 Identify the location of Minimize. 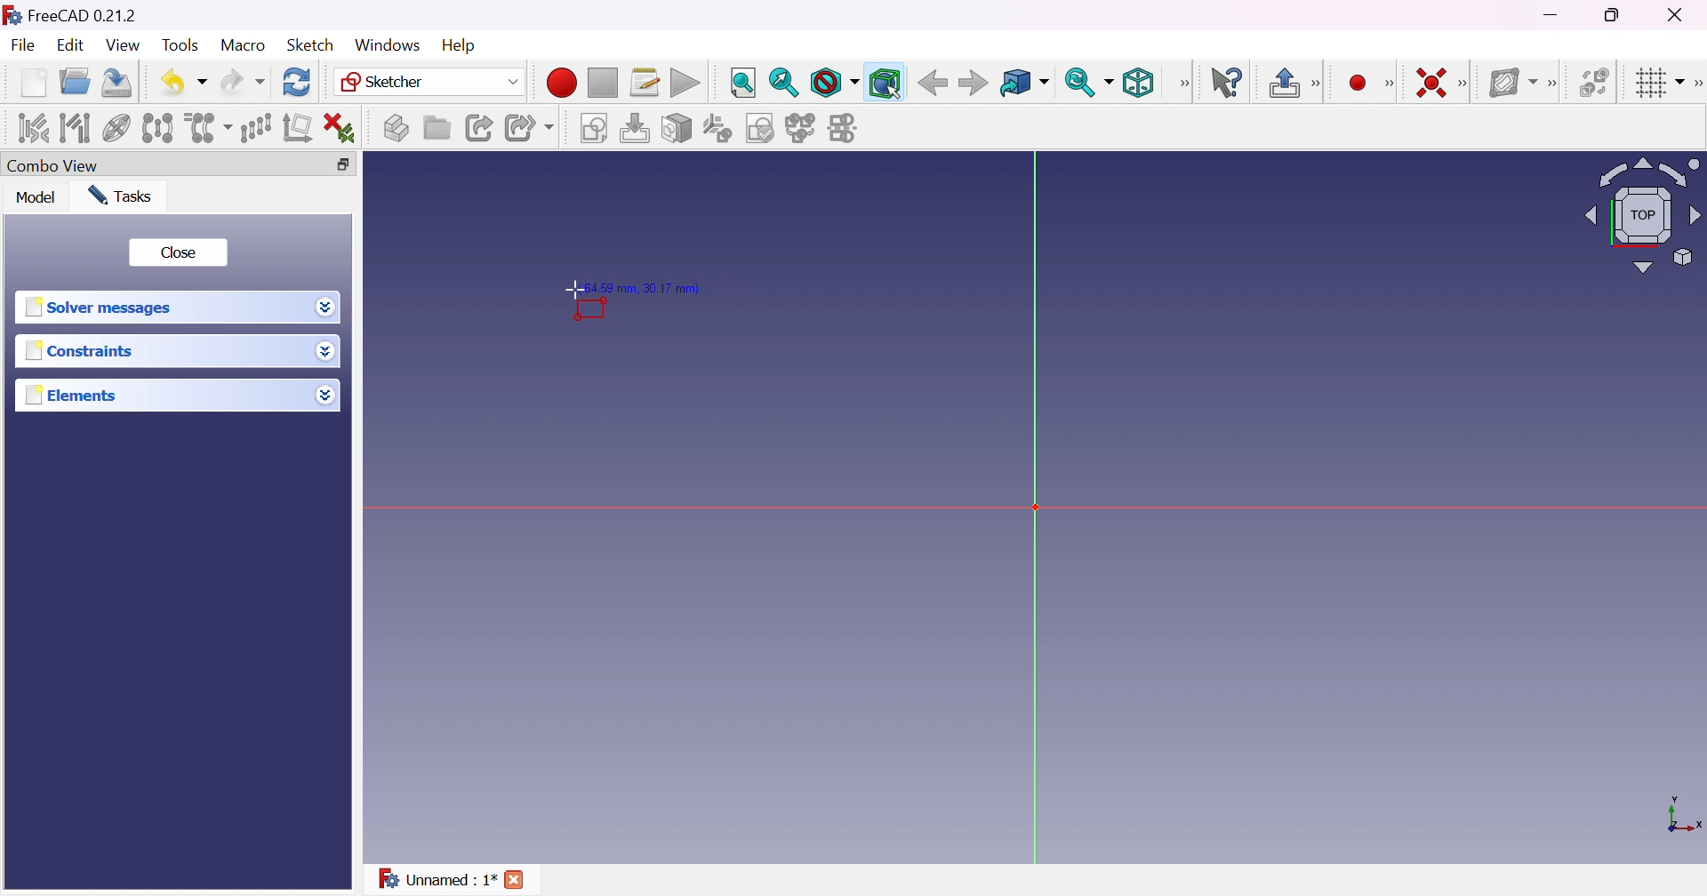
(1551, 14).